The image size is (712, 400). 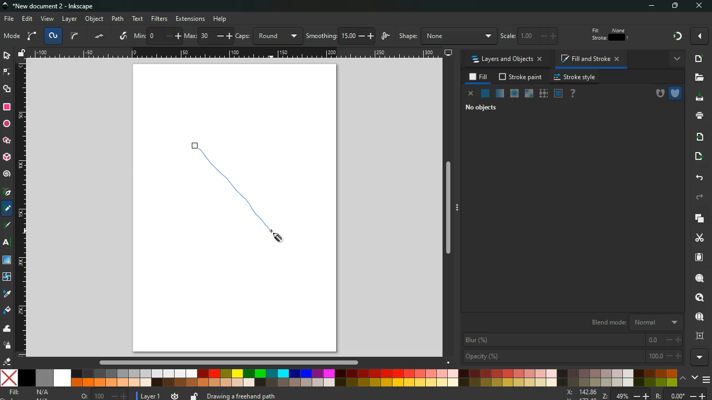 What do you see at coordinates (694, 378) in the screenshot?
I see `down` at bounding box center [694, 378].